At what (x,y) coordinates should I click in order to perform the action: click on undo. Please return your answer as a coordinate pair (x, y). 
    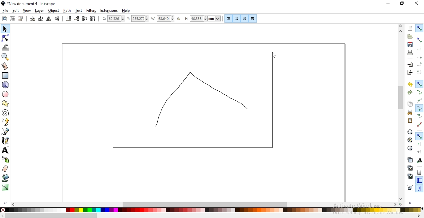
    Looking at the image, I should click on (410, 84).